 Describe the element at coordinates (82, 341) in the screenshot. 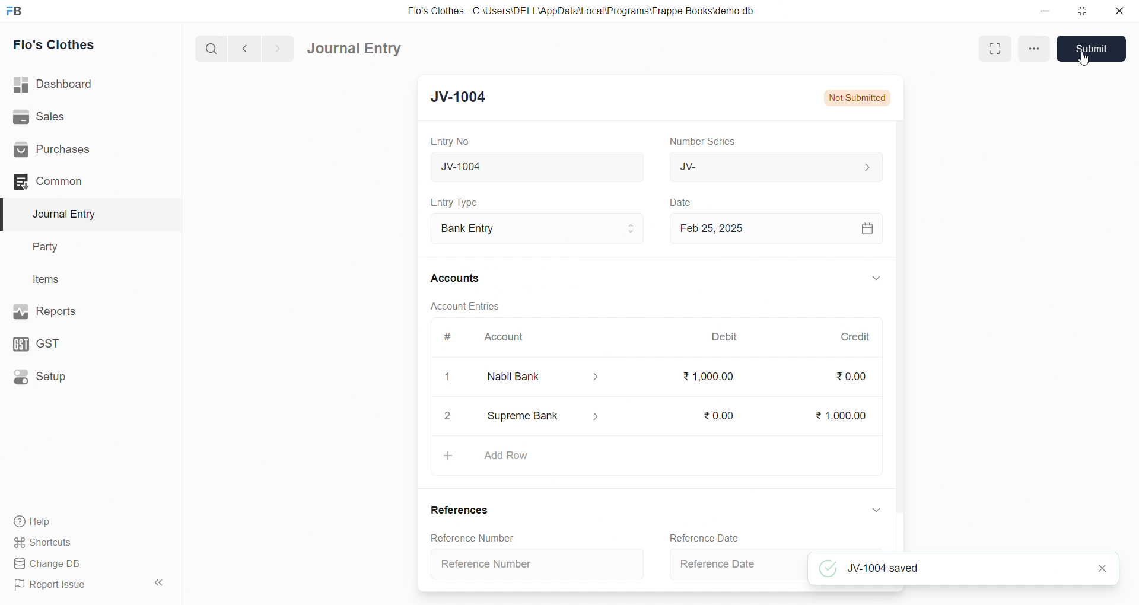

I see `GST` at that location.